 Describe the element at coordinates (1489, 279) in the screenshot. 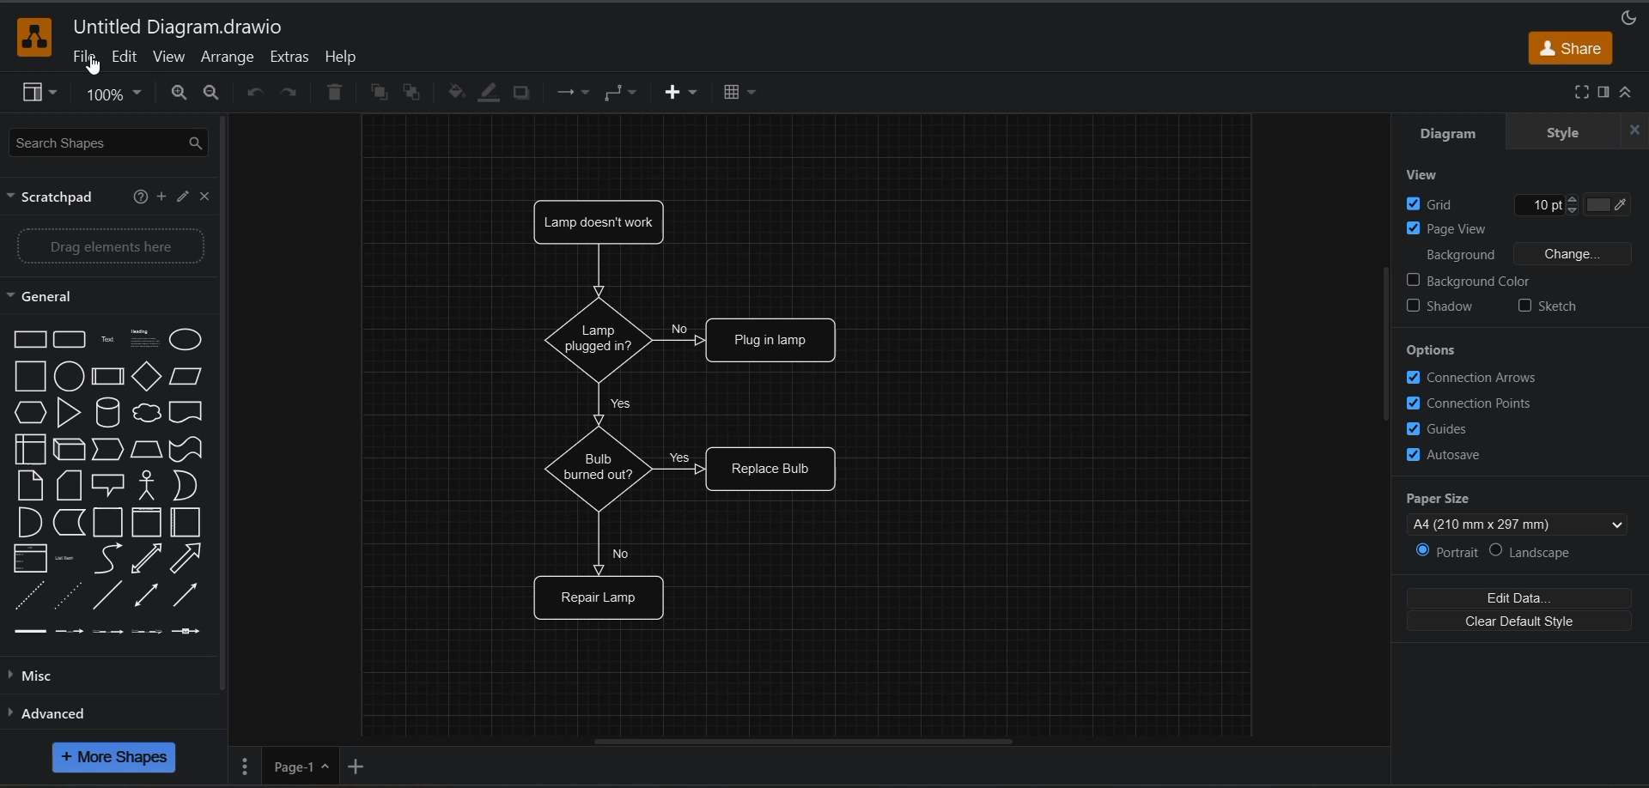

I see `background color` at that location.